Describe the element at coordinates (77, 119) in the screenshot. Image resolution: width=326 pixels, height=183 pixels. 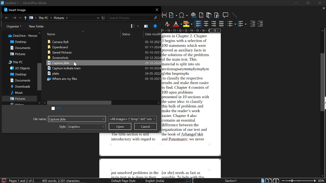
I see `Capture Jible` at that location.